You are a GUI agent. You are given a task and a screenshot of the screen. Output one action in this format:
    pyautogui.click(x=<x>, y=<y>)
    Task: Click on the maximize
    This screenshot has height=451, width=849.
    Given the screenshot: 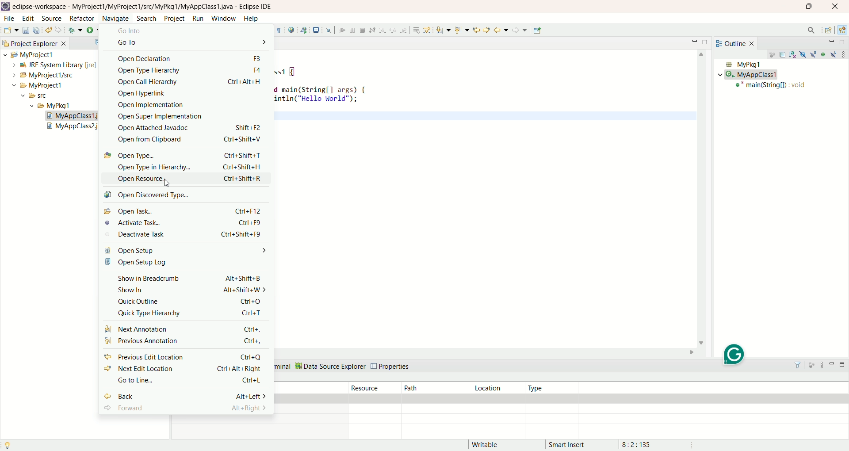 What is the action you would take?
    pyautogui.click(x=843, y=42)
    